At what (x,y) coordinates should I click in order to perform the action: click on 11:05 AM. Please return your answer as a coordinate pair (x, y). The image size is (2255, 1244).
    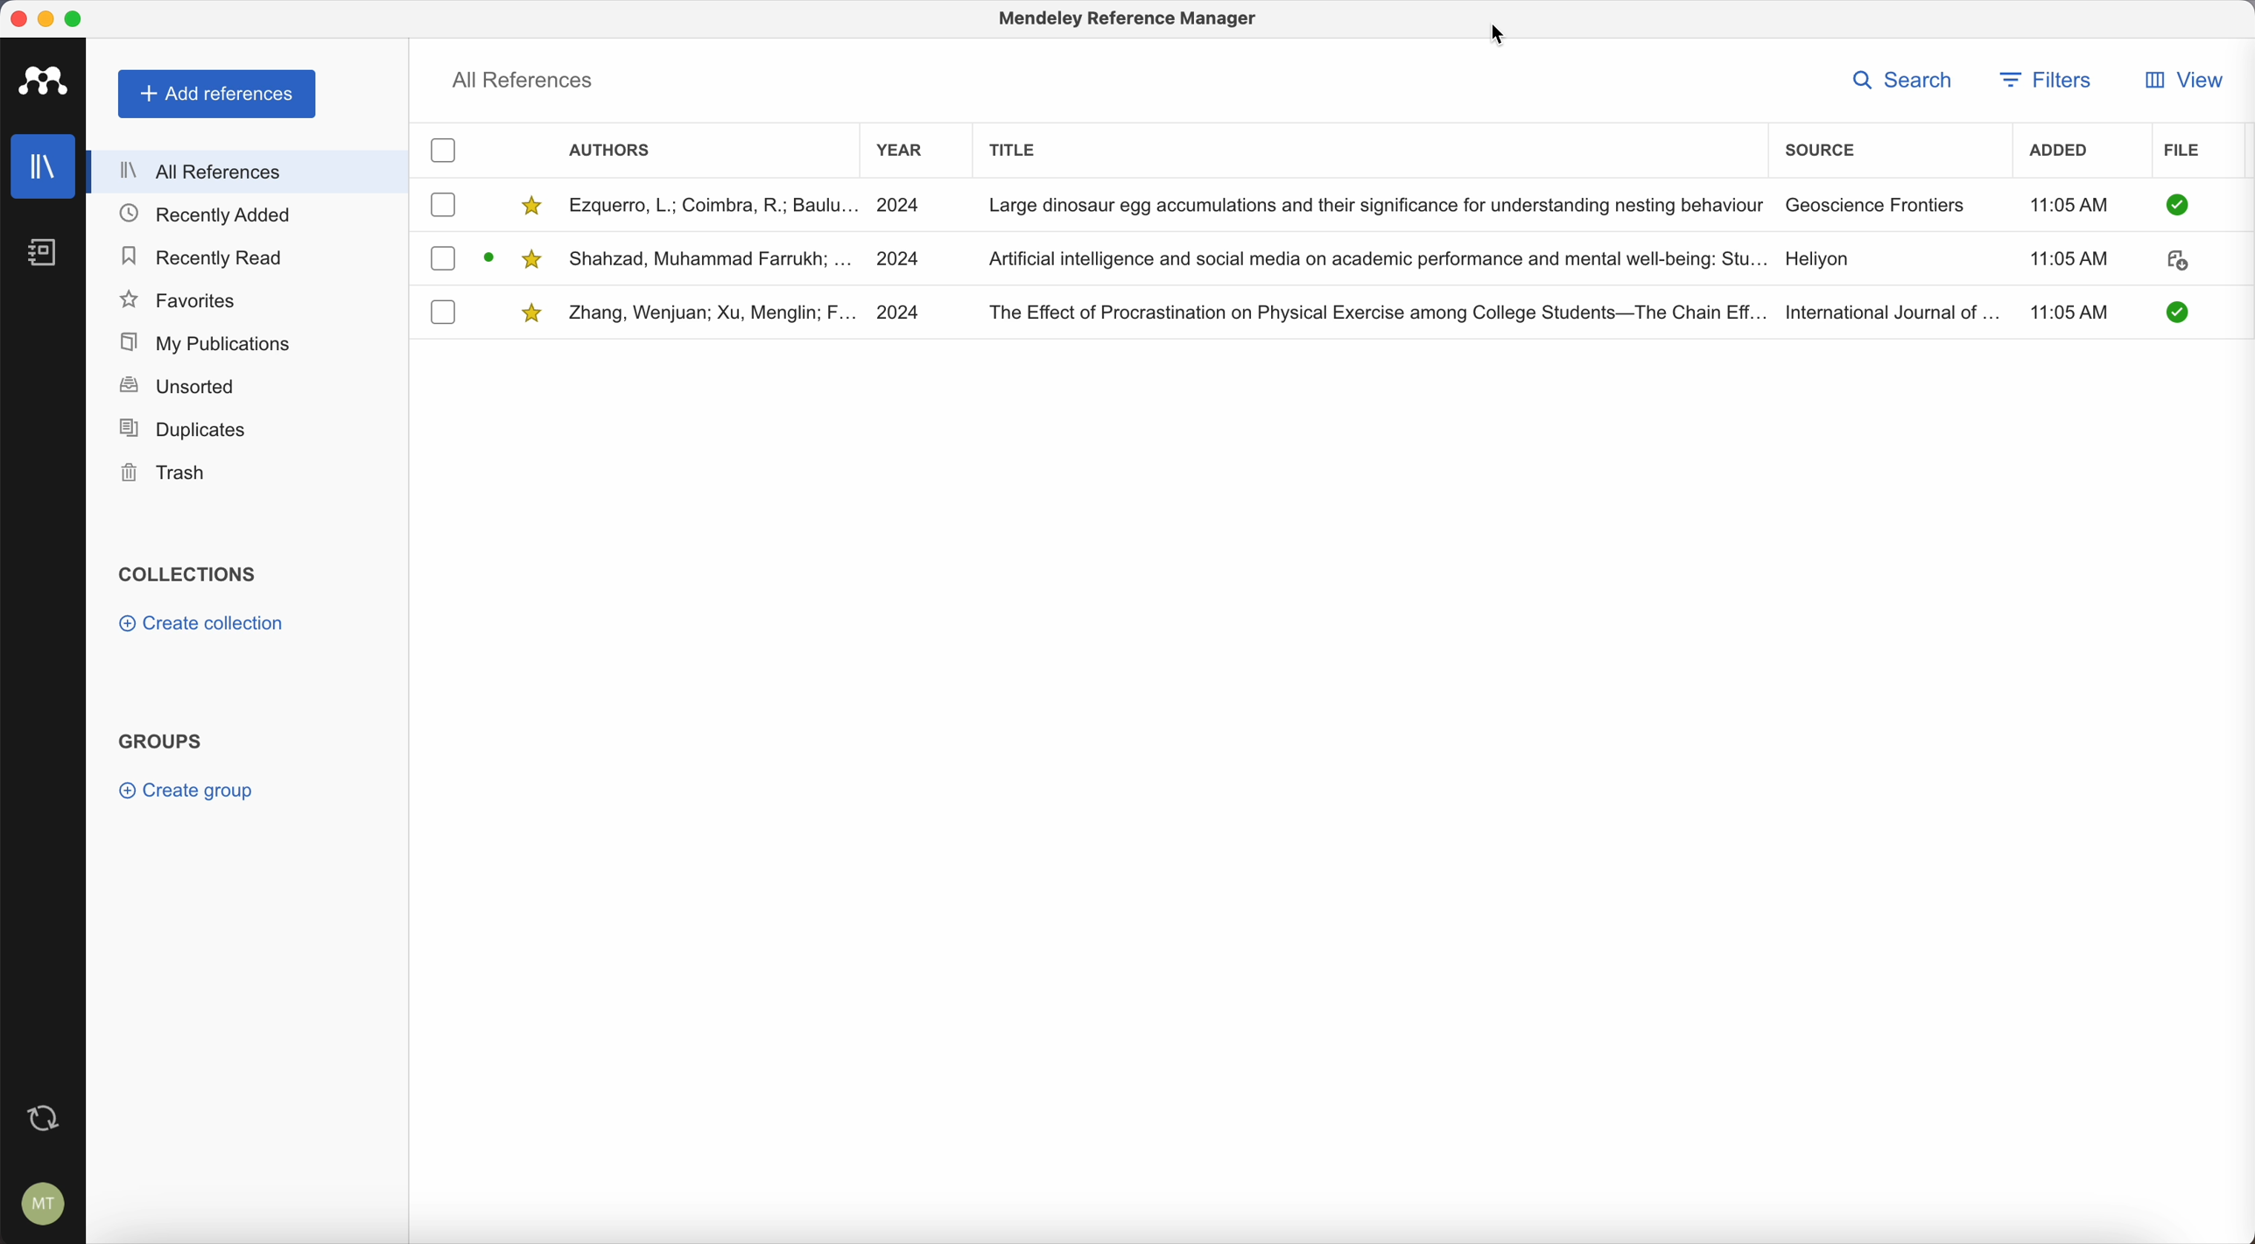
    Looking at the image, I should click on (2066, 206).